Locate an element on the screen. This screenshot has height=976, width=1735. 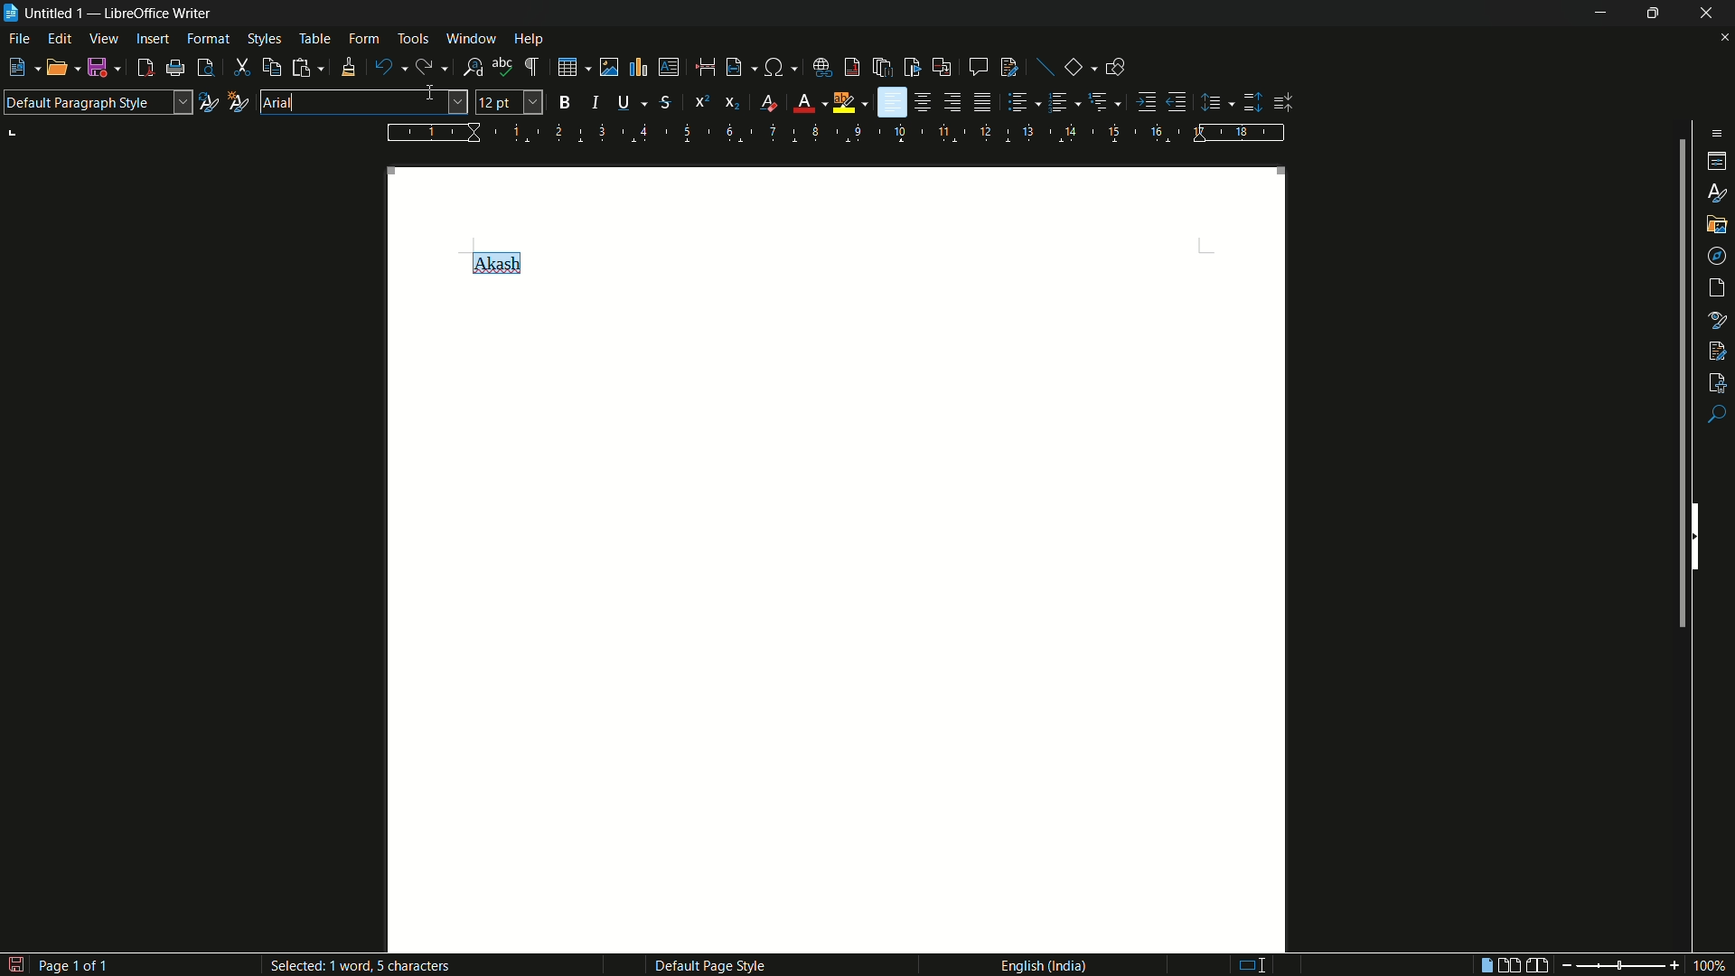
zoom in is located at coordinates (1673, 965).